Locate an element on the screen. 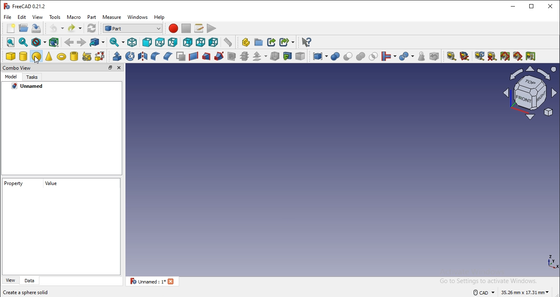  tasks is located at coordinates (34, 78).